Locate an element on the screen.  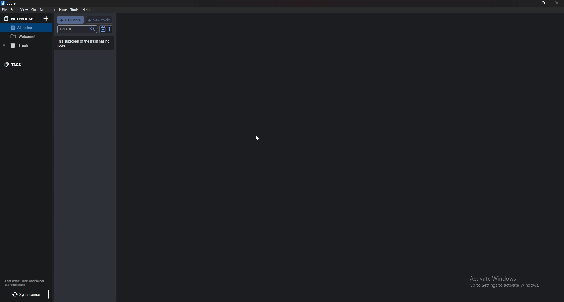
Help is located at coordinates (88, 9).